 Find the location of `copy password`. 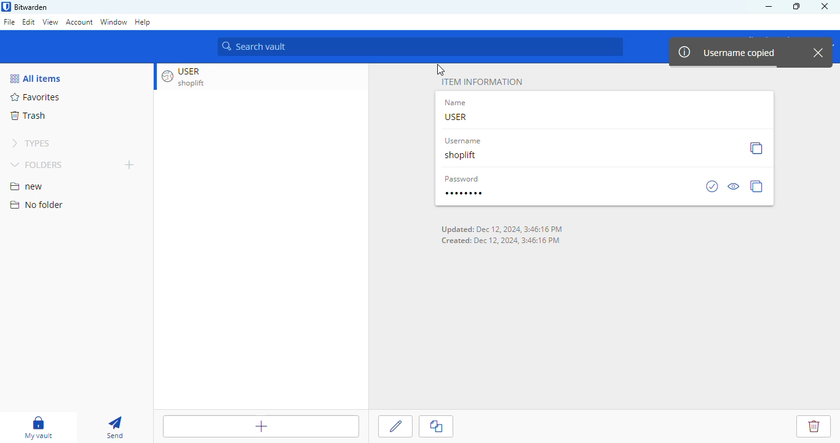

copy password is located at coordinates (756, 186).